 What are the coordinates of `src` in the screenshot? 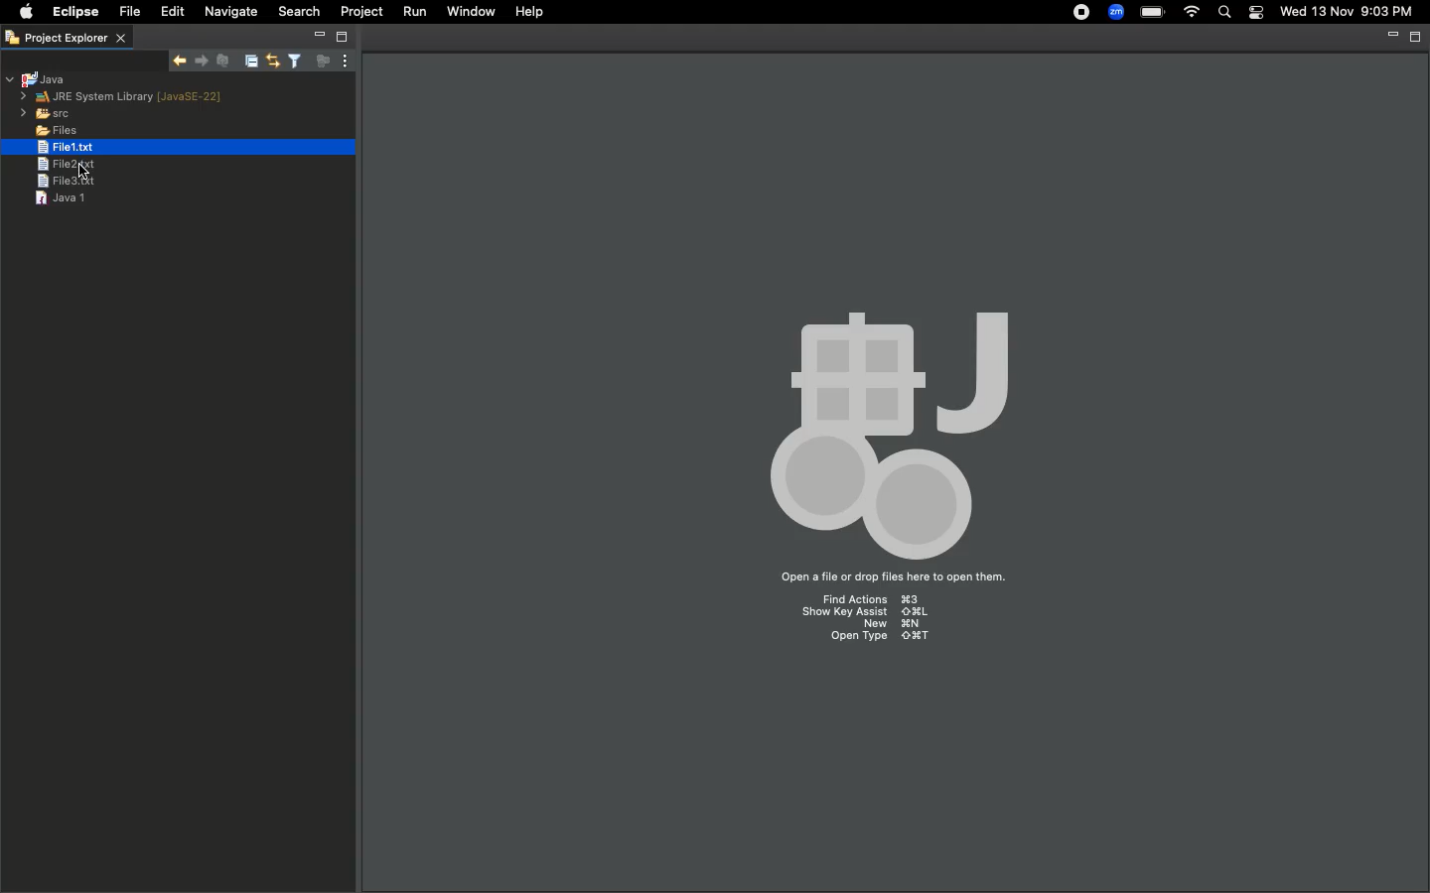 It's located at (46, 113).